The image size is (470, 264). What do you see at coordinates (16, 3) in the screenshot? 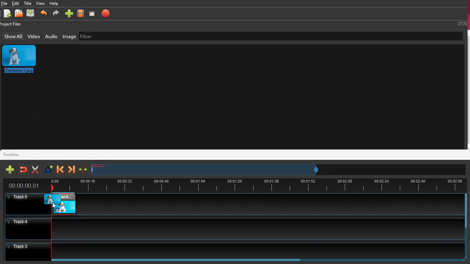
I see `edit` at bounding box center [16, 3].